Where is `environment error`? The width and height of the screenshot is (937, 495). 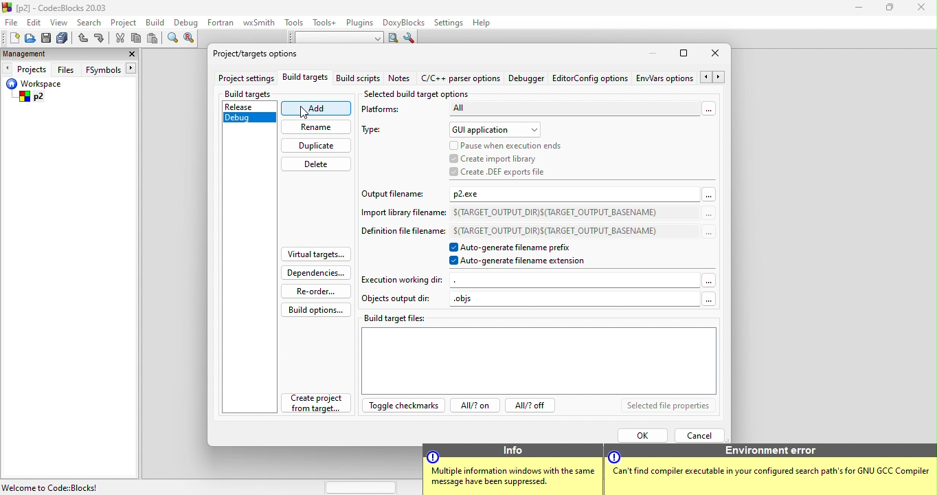 environment error is located at coordinates (771, 469).